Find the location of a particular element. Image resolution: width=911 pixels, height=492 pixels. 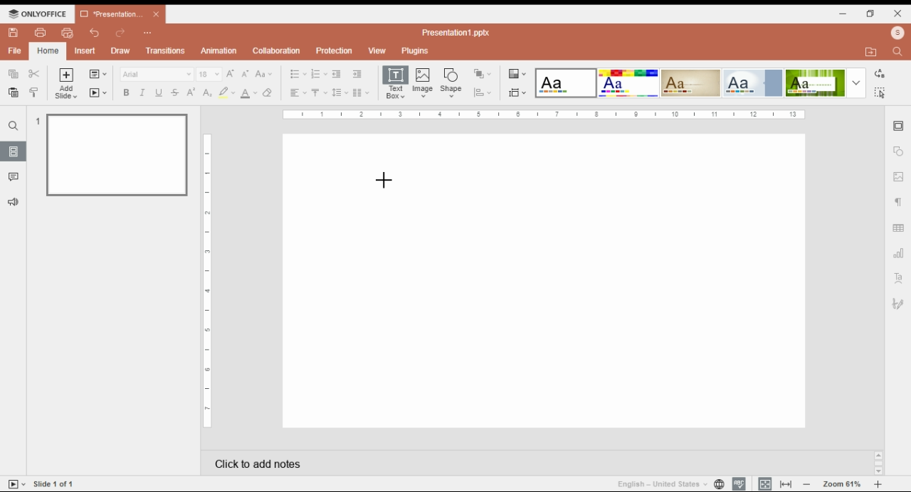

font size is located at coordinates (209, 74).